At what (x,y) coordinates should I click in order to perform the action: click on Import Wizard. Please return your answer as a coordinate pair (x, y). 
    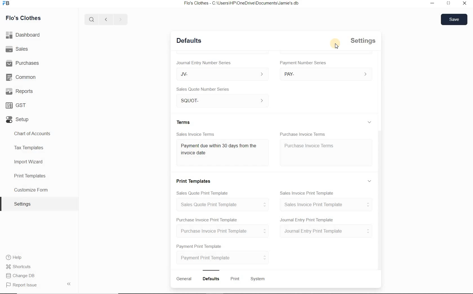
    Looking at the image, I should click on (39, 162).